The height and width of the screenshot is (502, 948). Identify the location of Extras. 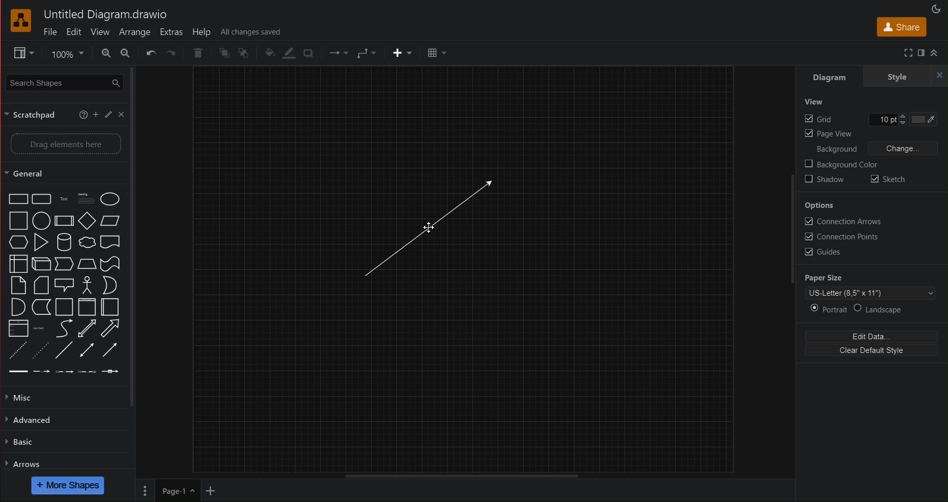
(171, 32).